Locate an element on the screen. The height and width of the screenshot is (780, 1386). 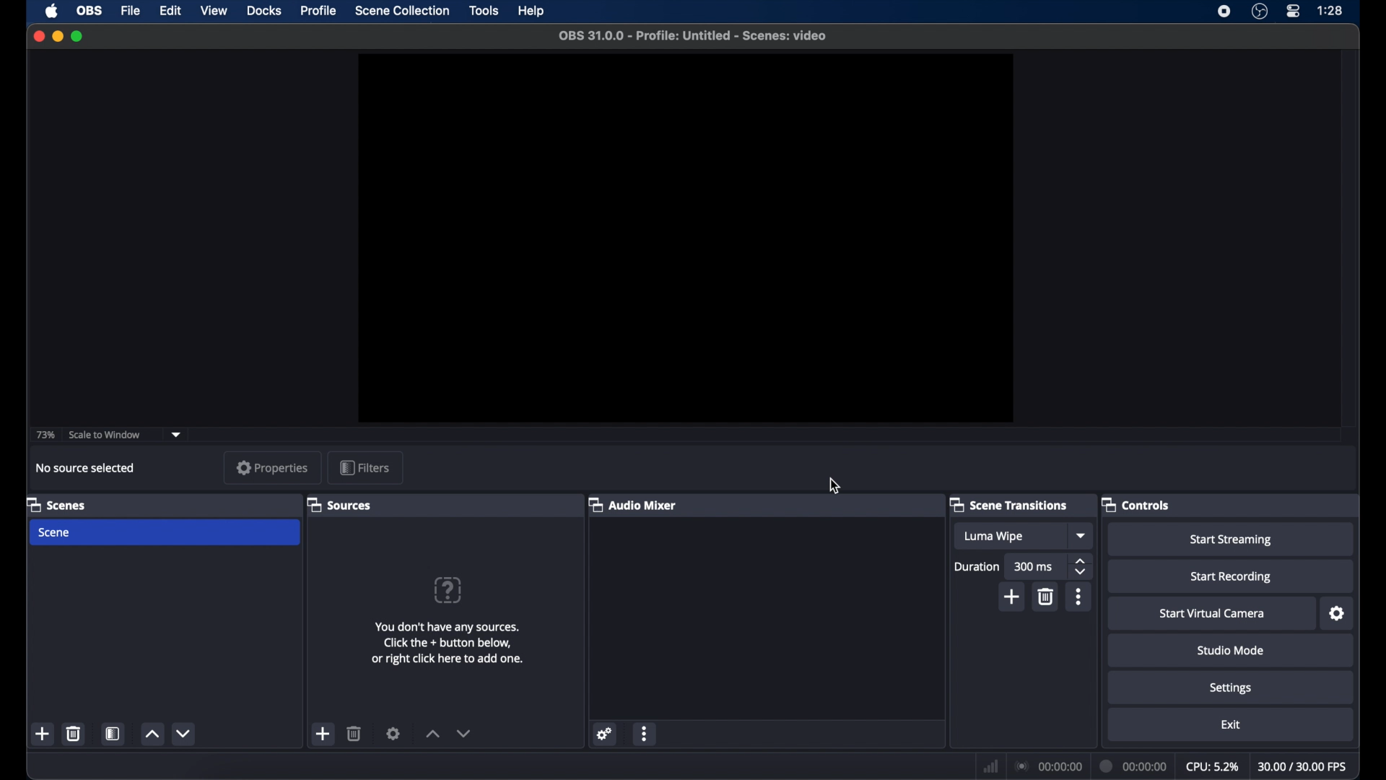
screen recorder icon is located at coordinates (1225, 12).